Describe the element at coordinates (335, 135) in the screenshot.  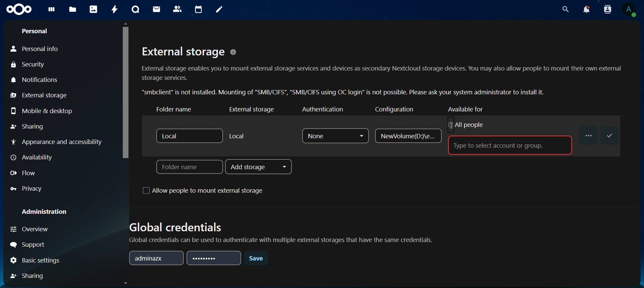
I see `none` at that location.